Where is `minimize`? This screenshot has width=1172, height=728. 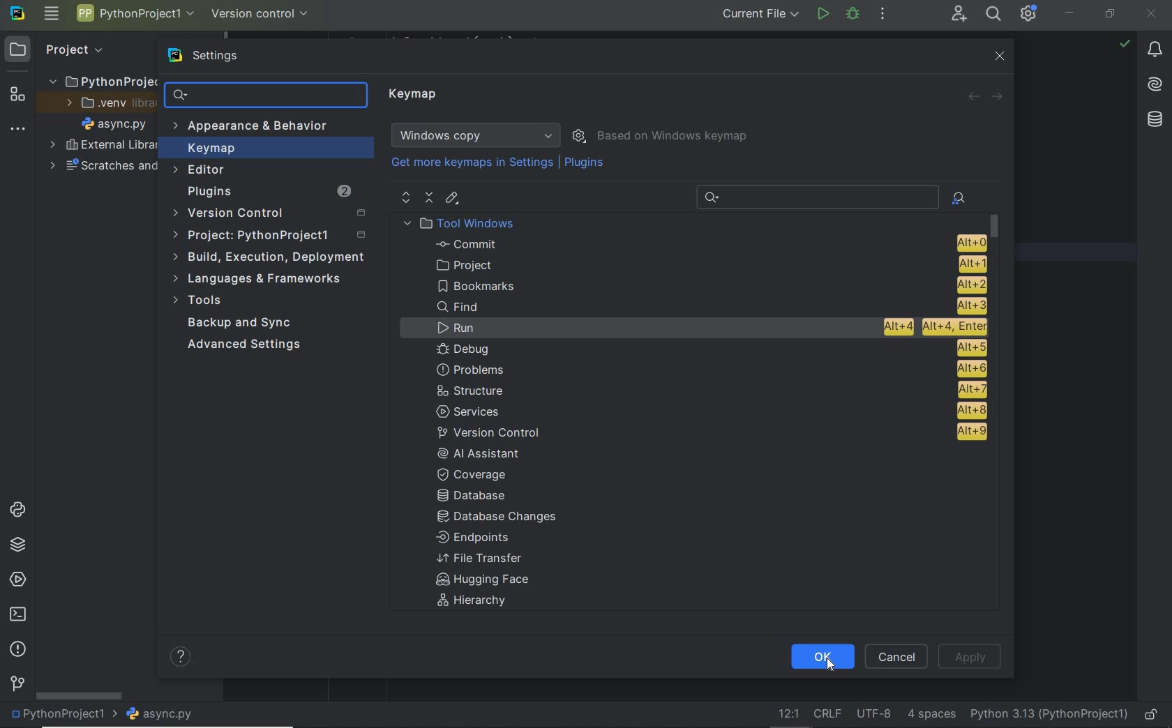 minimize is located at coordinates (1070, 13).